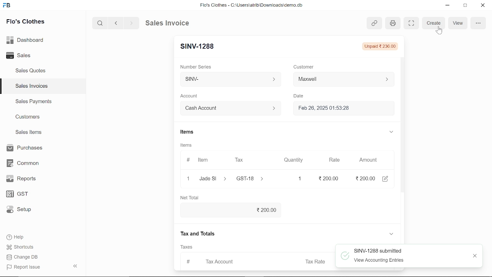  Describe the element at coordinates (478, 23) in the screenshot. I see `options` at that location.